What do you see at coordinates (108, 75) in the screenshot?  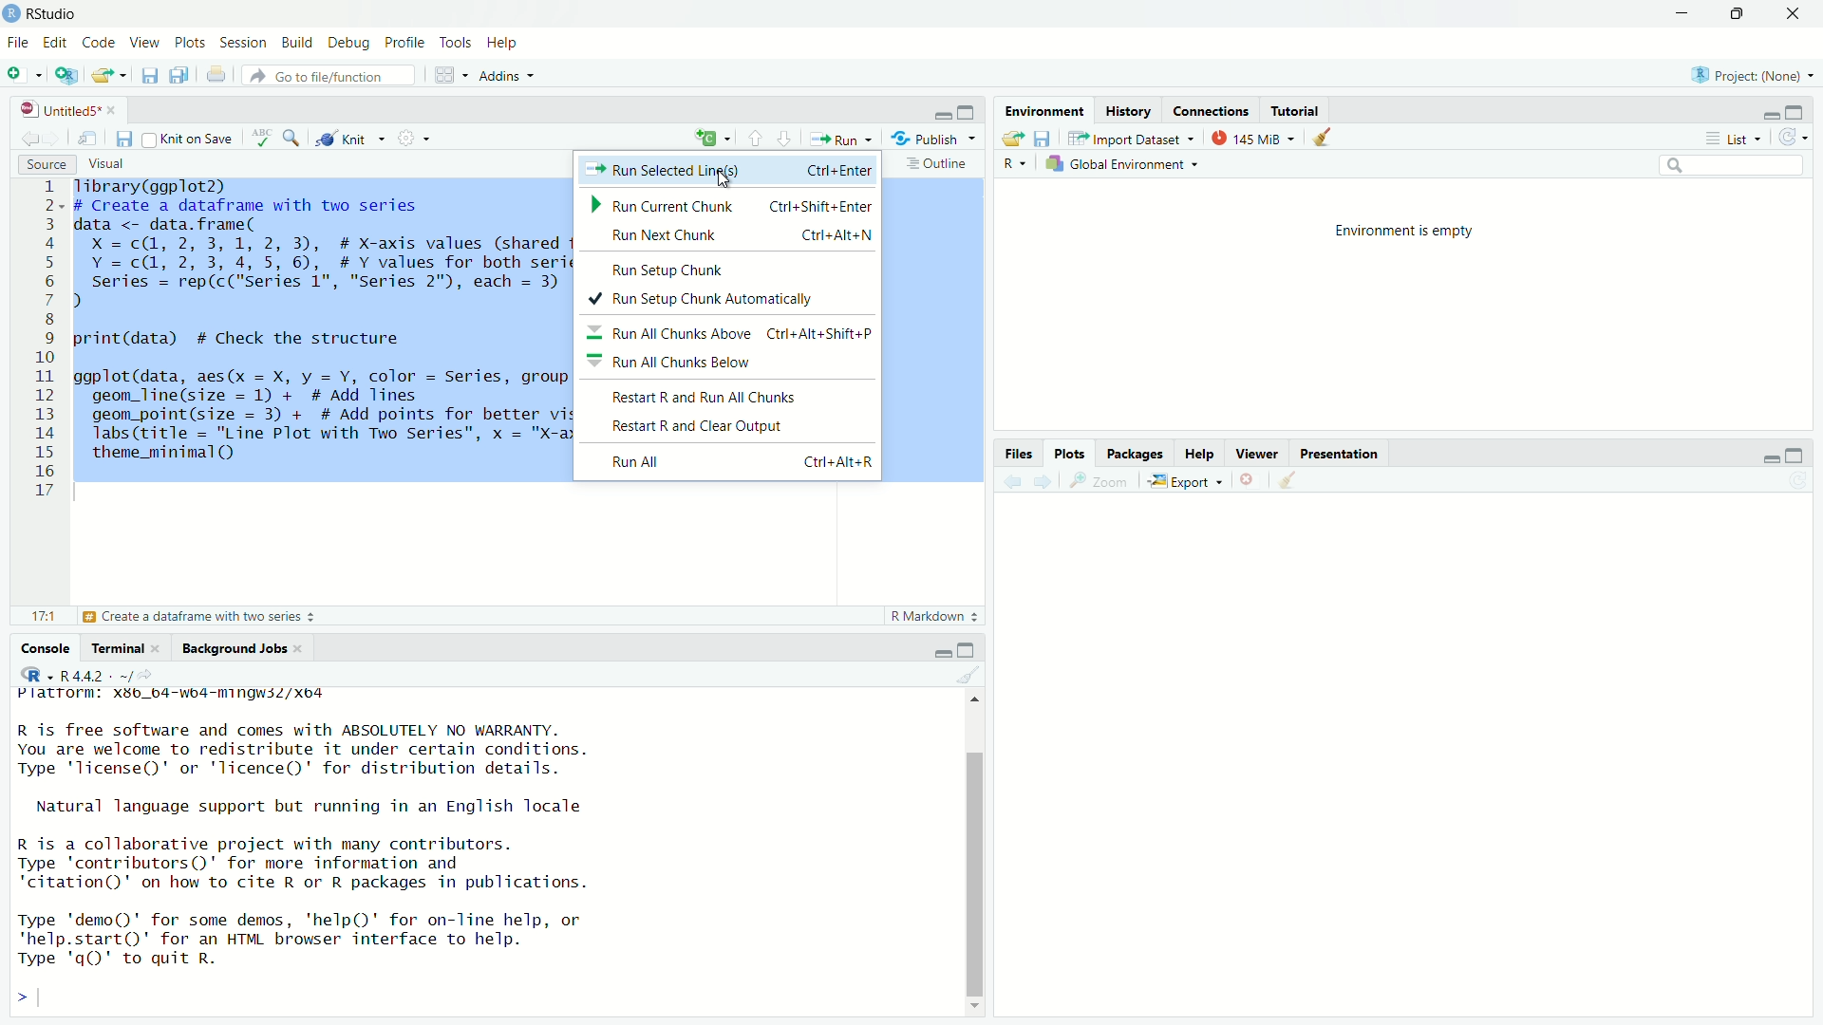 I see `Open an existing file` at bounding box center [108, 75].